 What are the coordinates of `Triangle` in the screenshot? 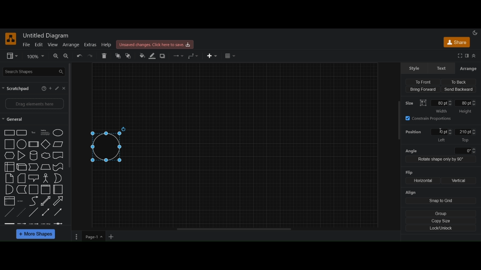 It's located at (22, 156).